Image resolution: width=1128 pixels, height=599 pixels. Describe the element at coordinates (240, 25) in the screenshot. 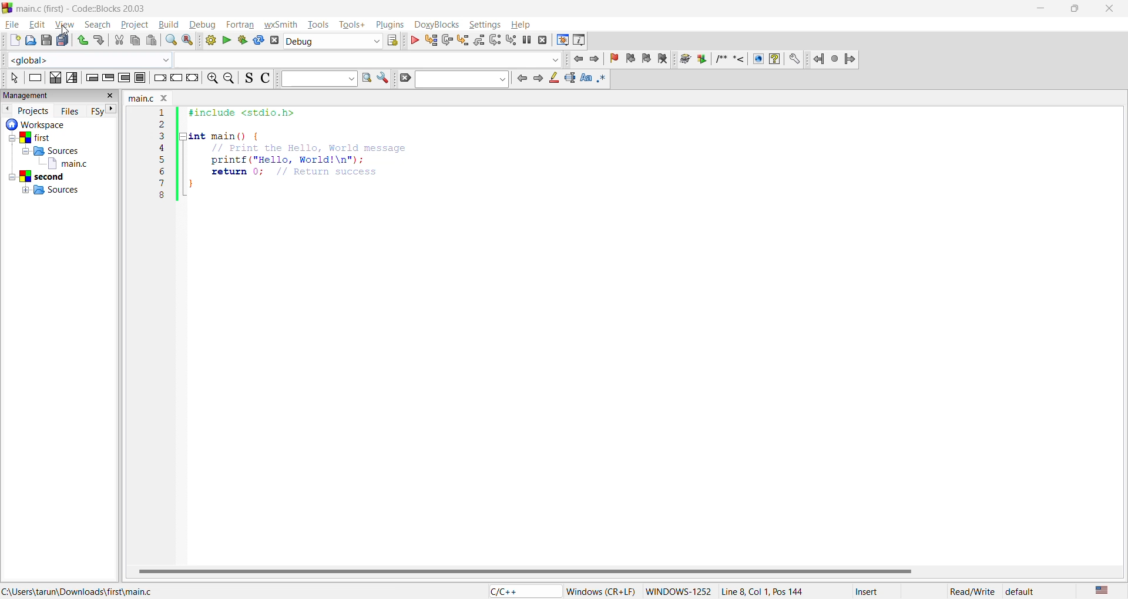

I see `fortran` at that location.